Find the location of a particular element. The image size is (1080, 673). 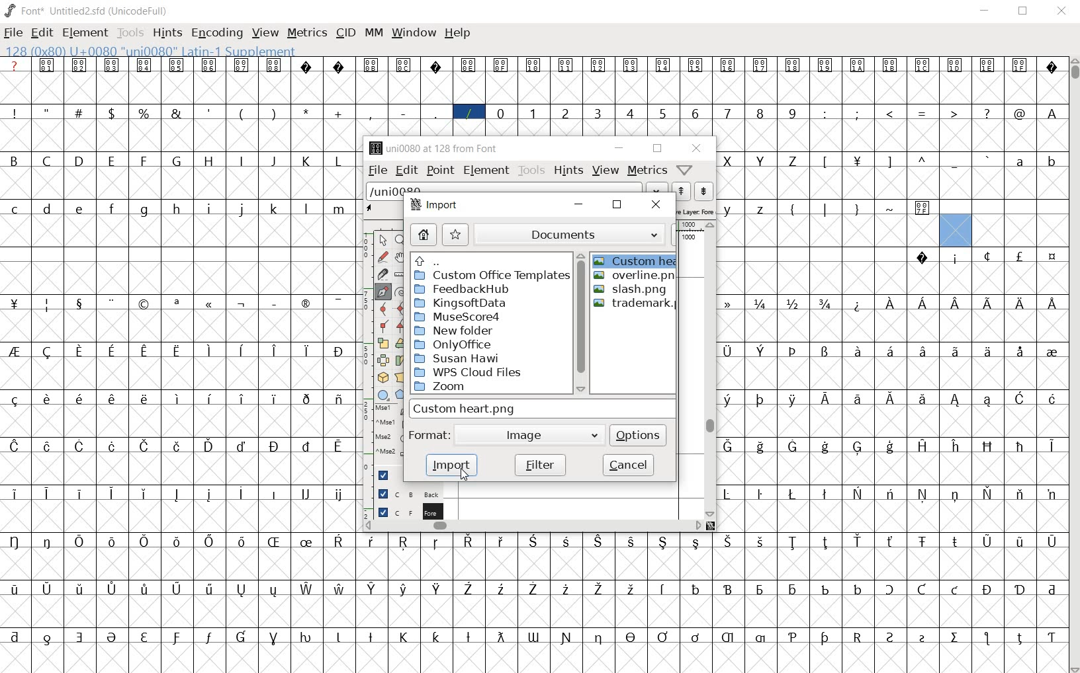

glyph is located at coordinates (275, 494).